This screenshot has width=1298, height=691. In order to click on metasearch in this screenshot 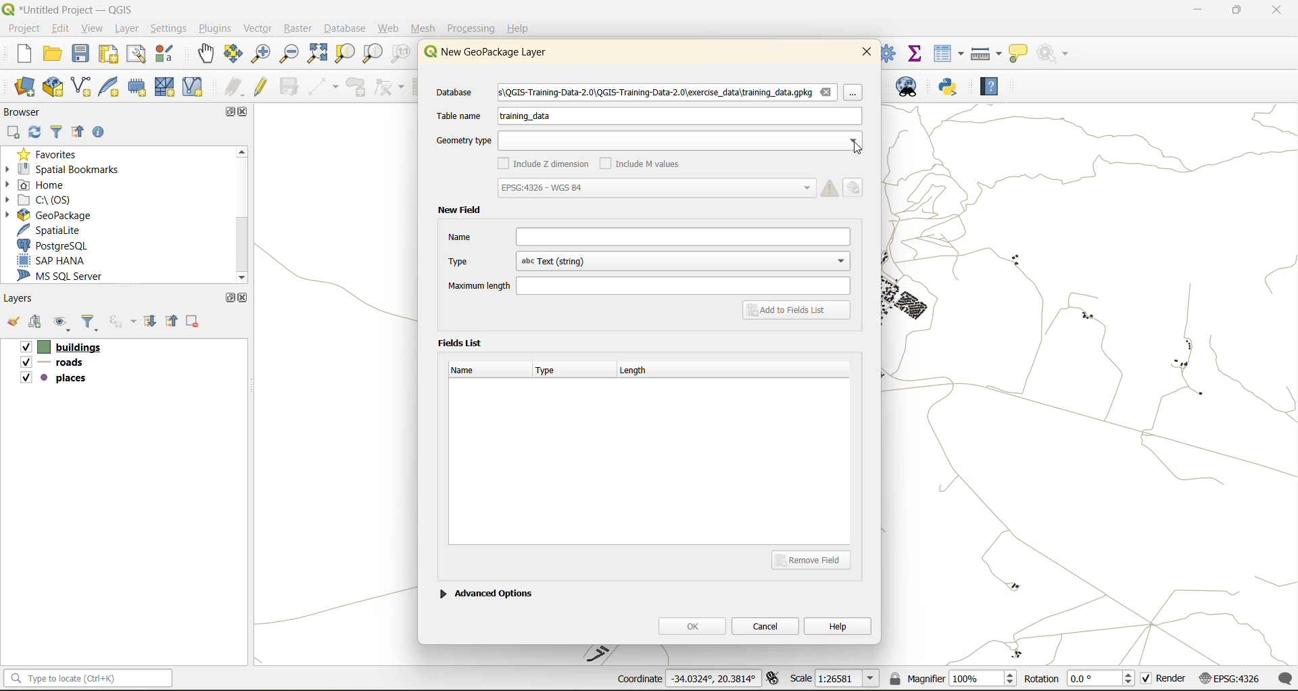, I will do `click(913, 89)`.